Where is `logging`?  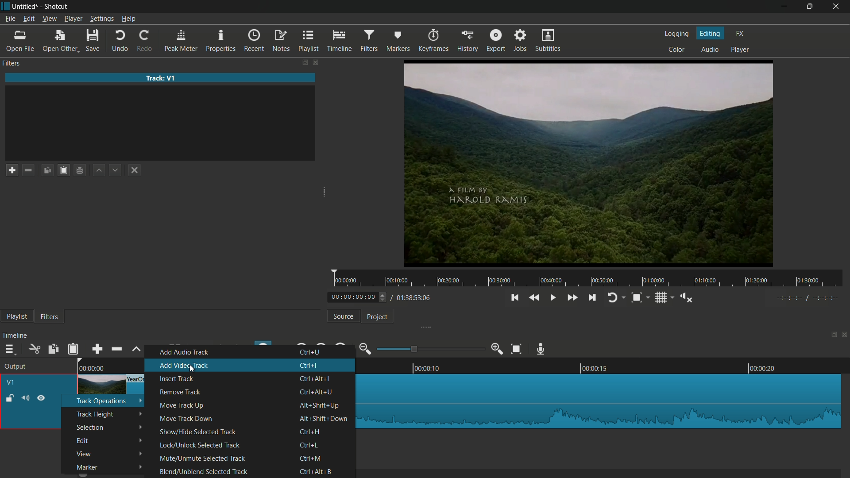 logging is located at coordinates (678, 35).